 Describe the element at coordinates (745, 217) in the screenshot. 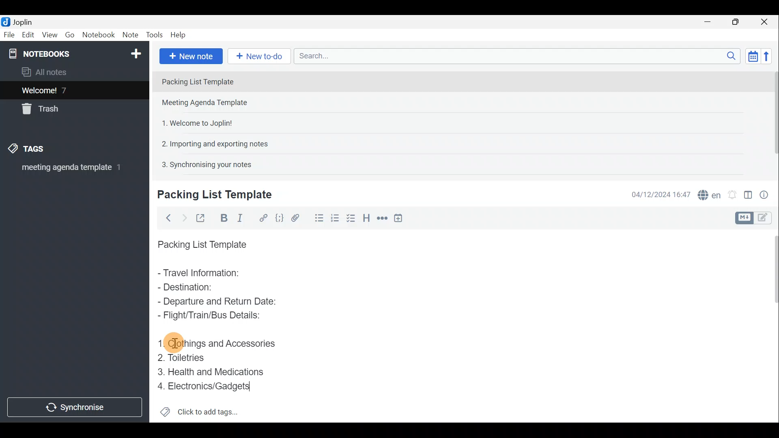

I see `Toggle editors` at that location.